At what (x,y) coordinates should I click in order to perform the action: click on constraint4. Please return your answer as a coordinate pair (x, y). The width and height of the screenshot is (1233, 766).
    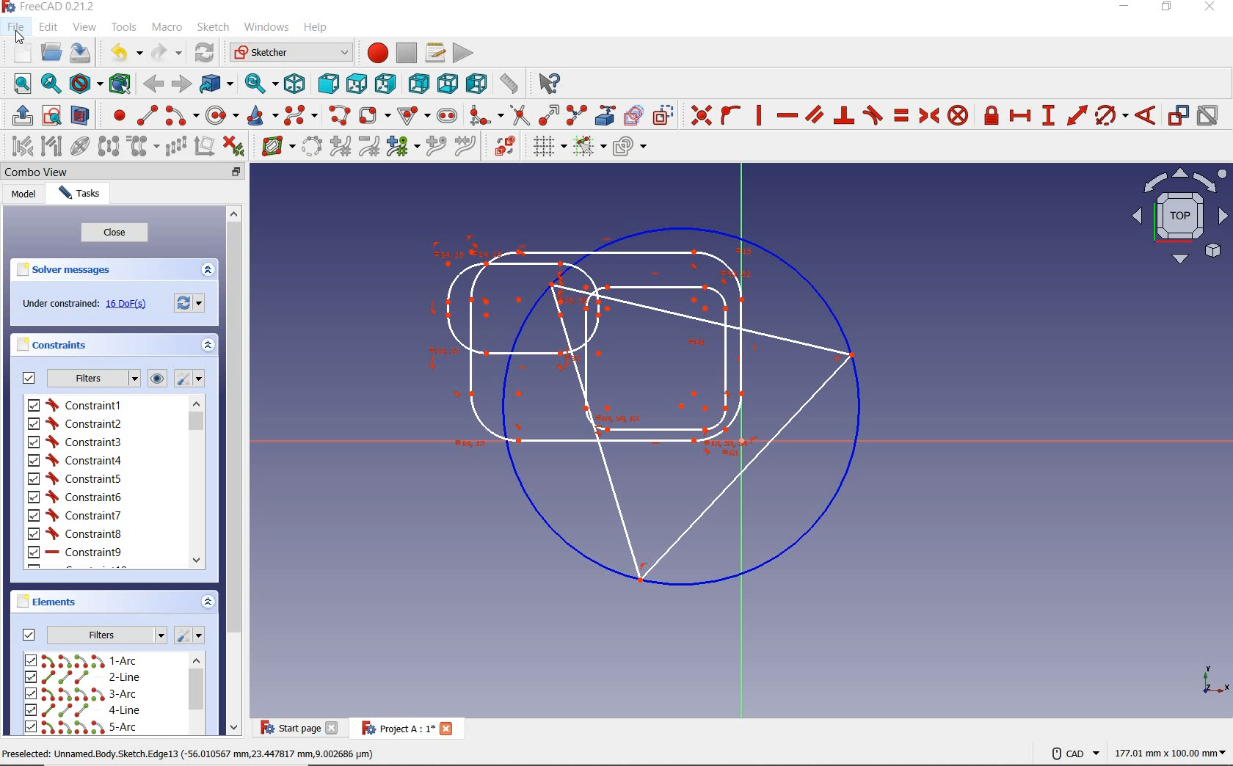
    Looking at the image, I should click on (75, 460).